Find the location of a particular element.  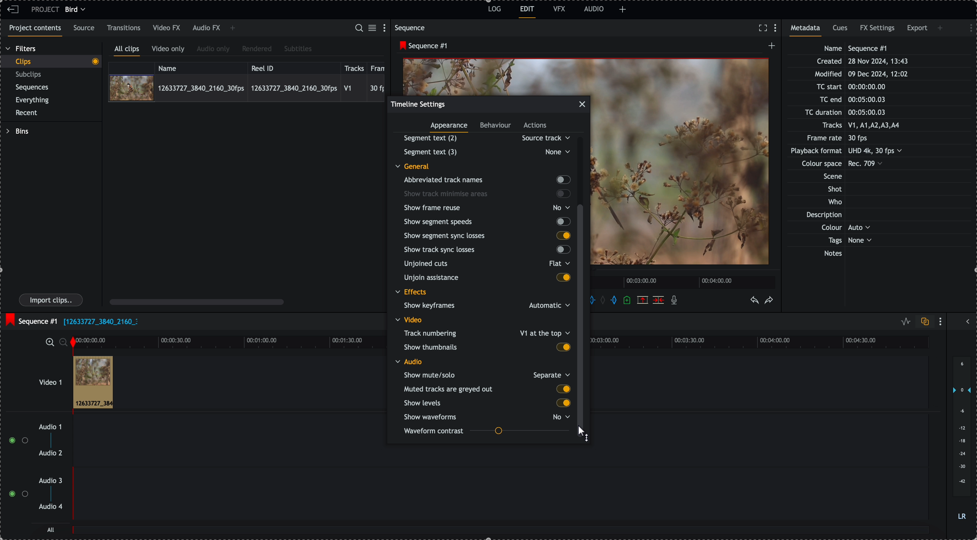

close popup is located at coordinates (582, 104).